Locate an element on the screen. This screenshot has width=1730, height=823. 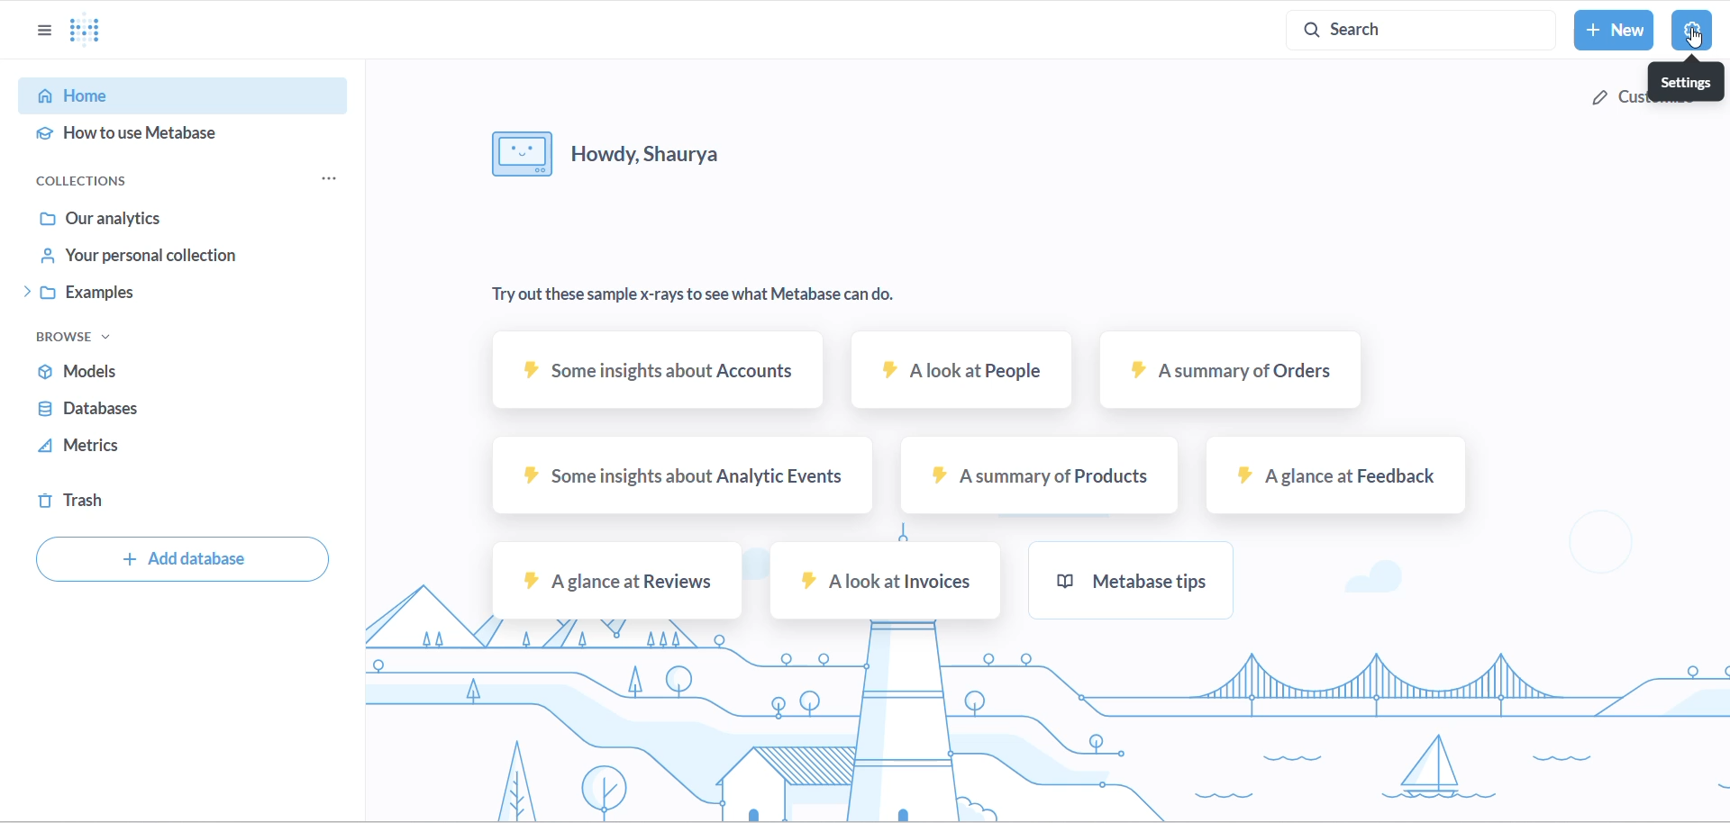
HELLO MESSAGE is located at coordinates (666, 158).